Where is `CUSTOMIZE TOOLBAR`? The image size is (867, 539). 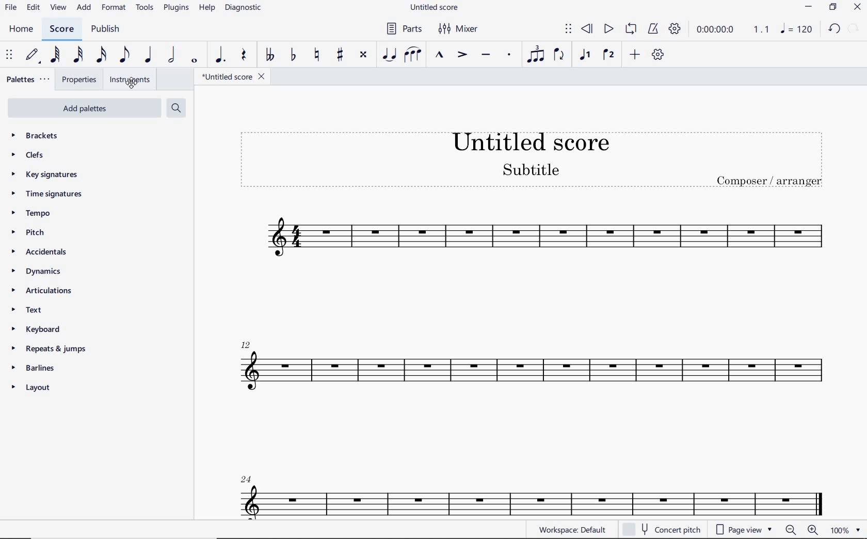 CUSTOMIZE TOOLBAR is located at coordinates (658, 54).